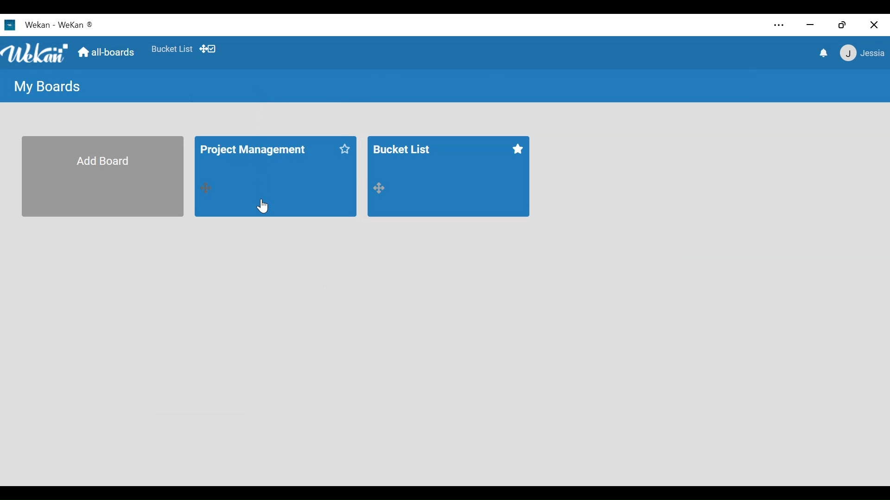 This screenshot has height=500, width=890. I want to click on Board Title, so click(255, 150).